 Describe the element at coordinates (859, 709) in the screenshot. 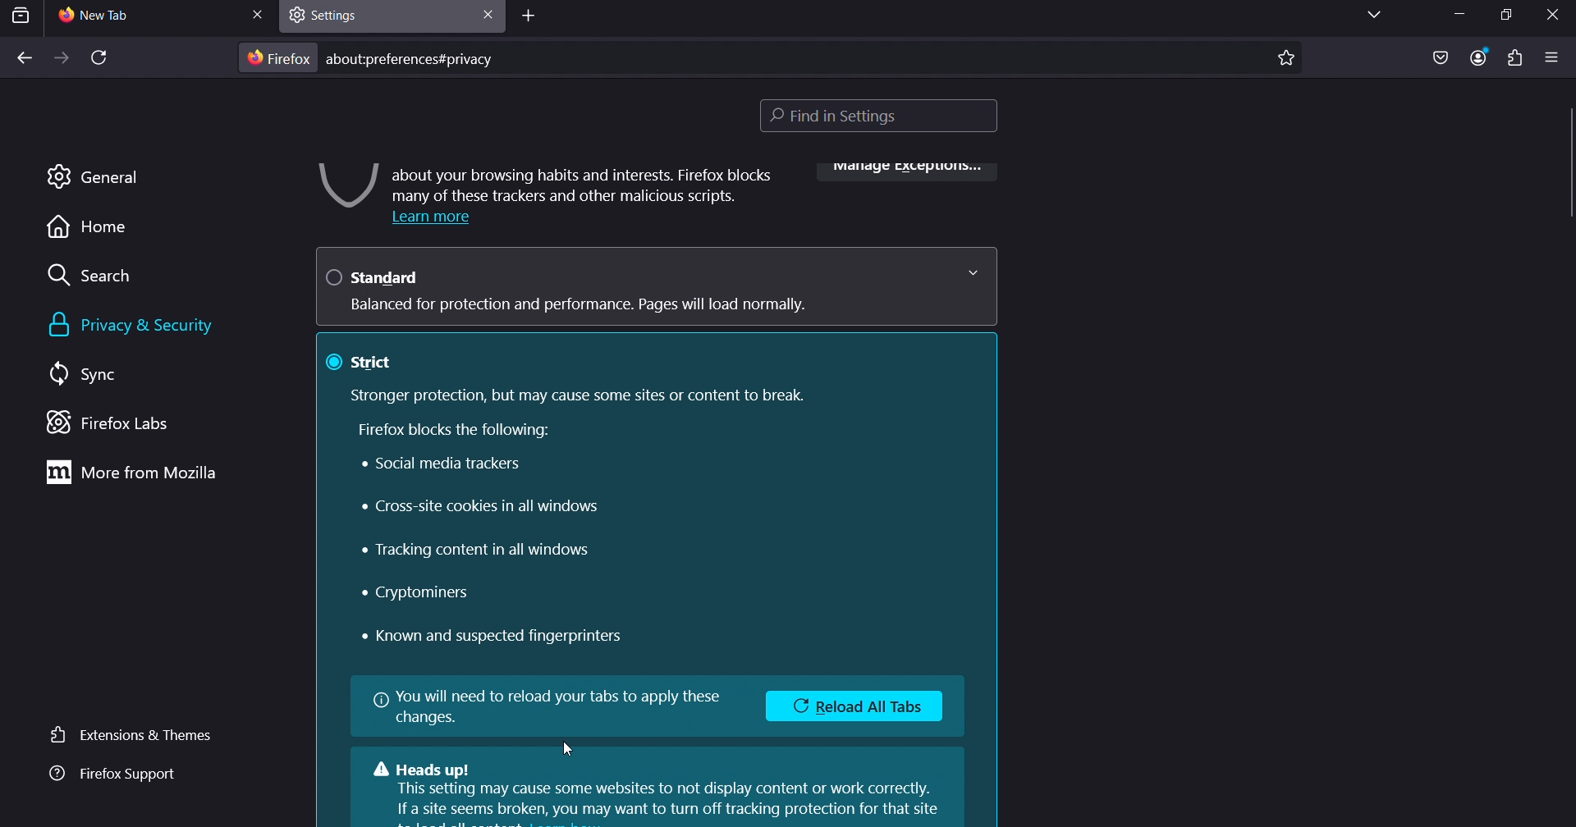

I see `Reload All Tabs` at that location.